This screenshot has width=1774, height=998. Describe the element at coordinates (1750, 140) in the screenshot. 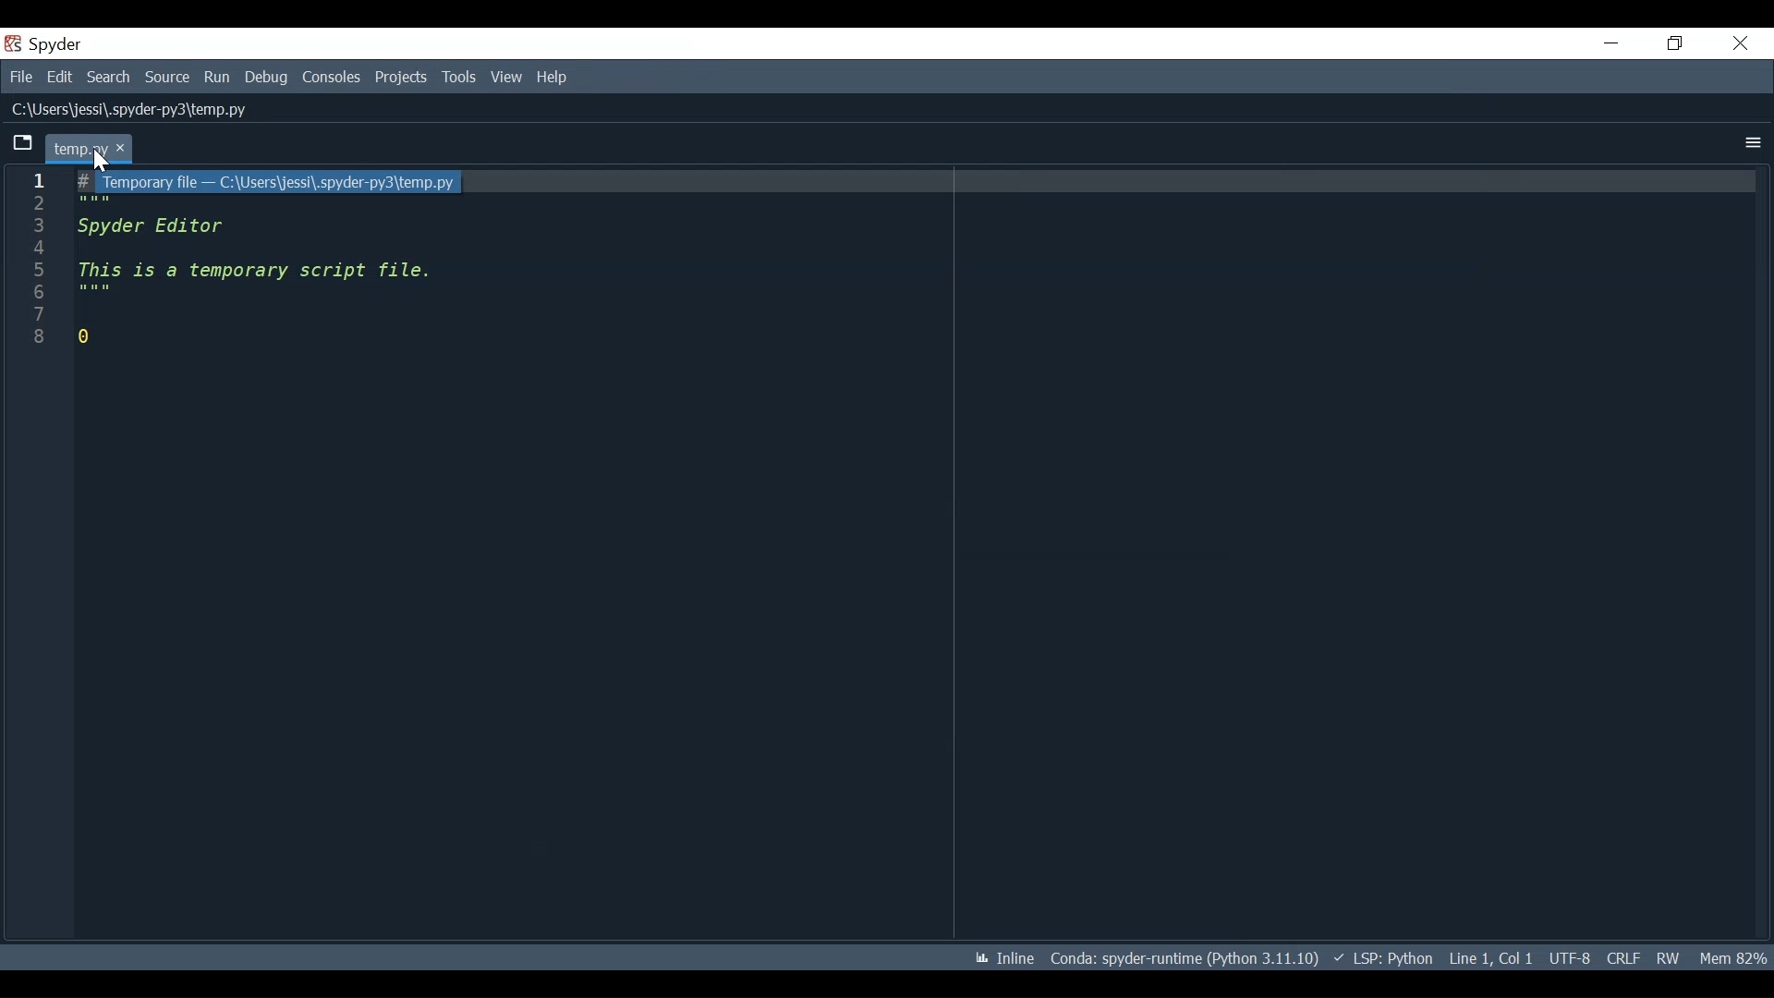

I see `More Options` at that location.